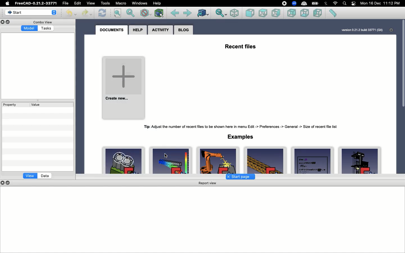 The height and width of the screenshot is (253, 405). Describe the element at coordinates (354, 4) in the screenshot. I see `Notification ` at that location.